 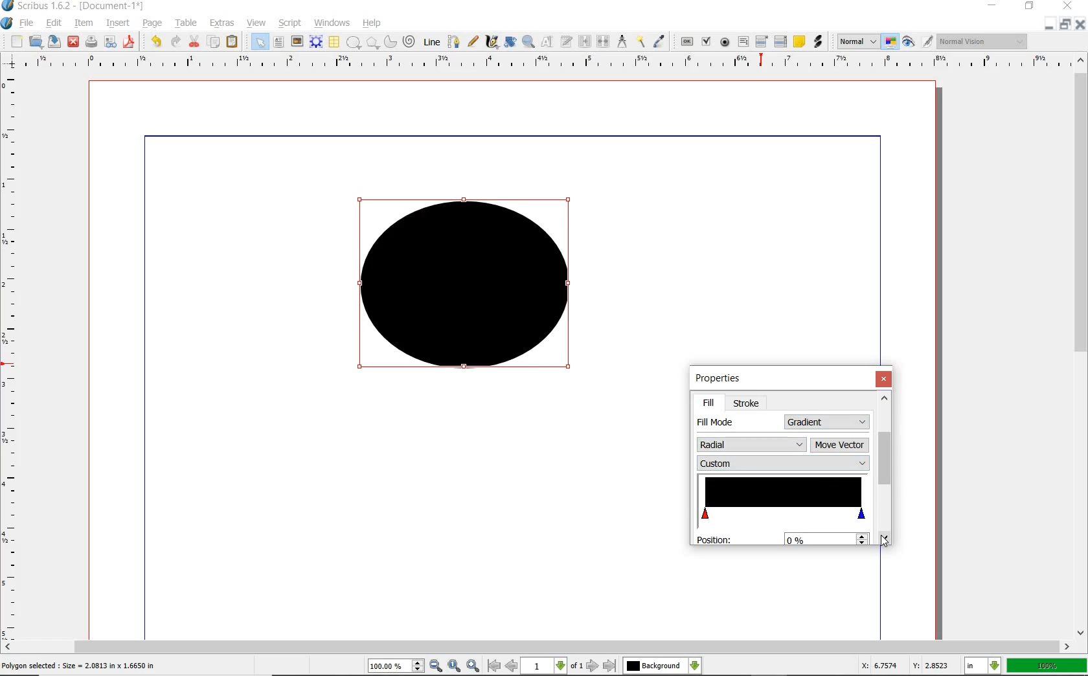 What do you see at coordinates (512, 666) in the screenshot?
I see `previous` at bounding box center [512, 666].